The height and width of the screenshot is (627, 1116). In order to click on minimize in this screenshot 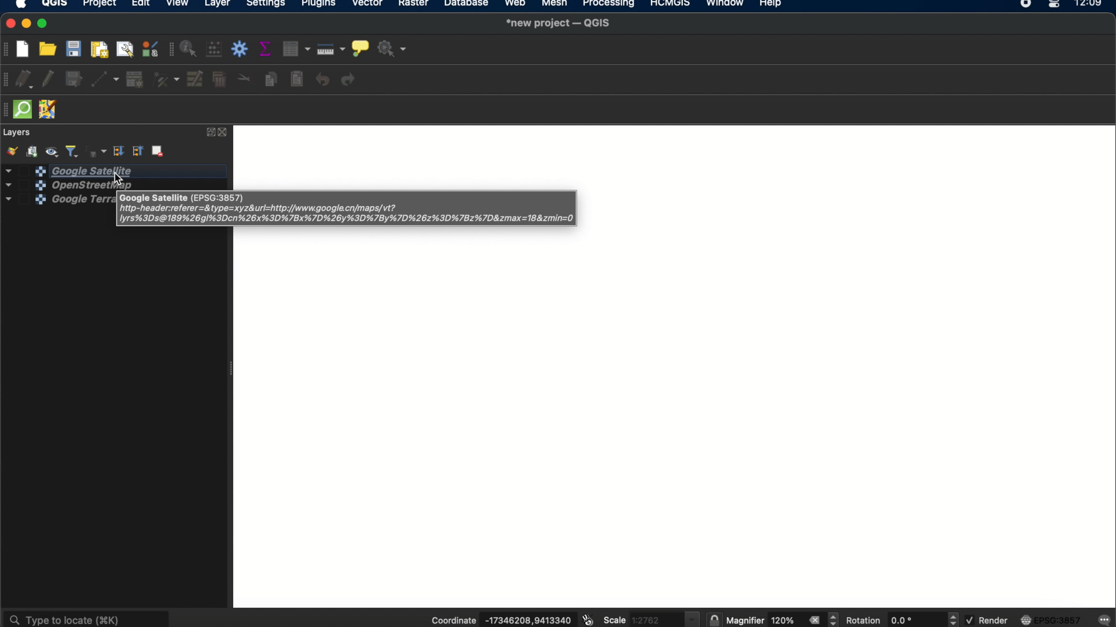, I will do `click(27, 24)`.